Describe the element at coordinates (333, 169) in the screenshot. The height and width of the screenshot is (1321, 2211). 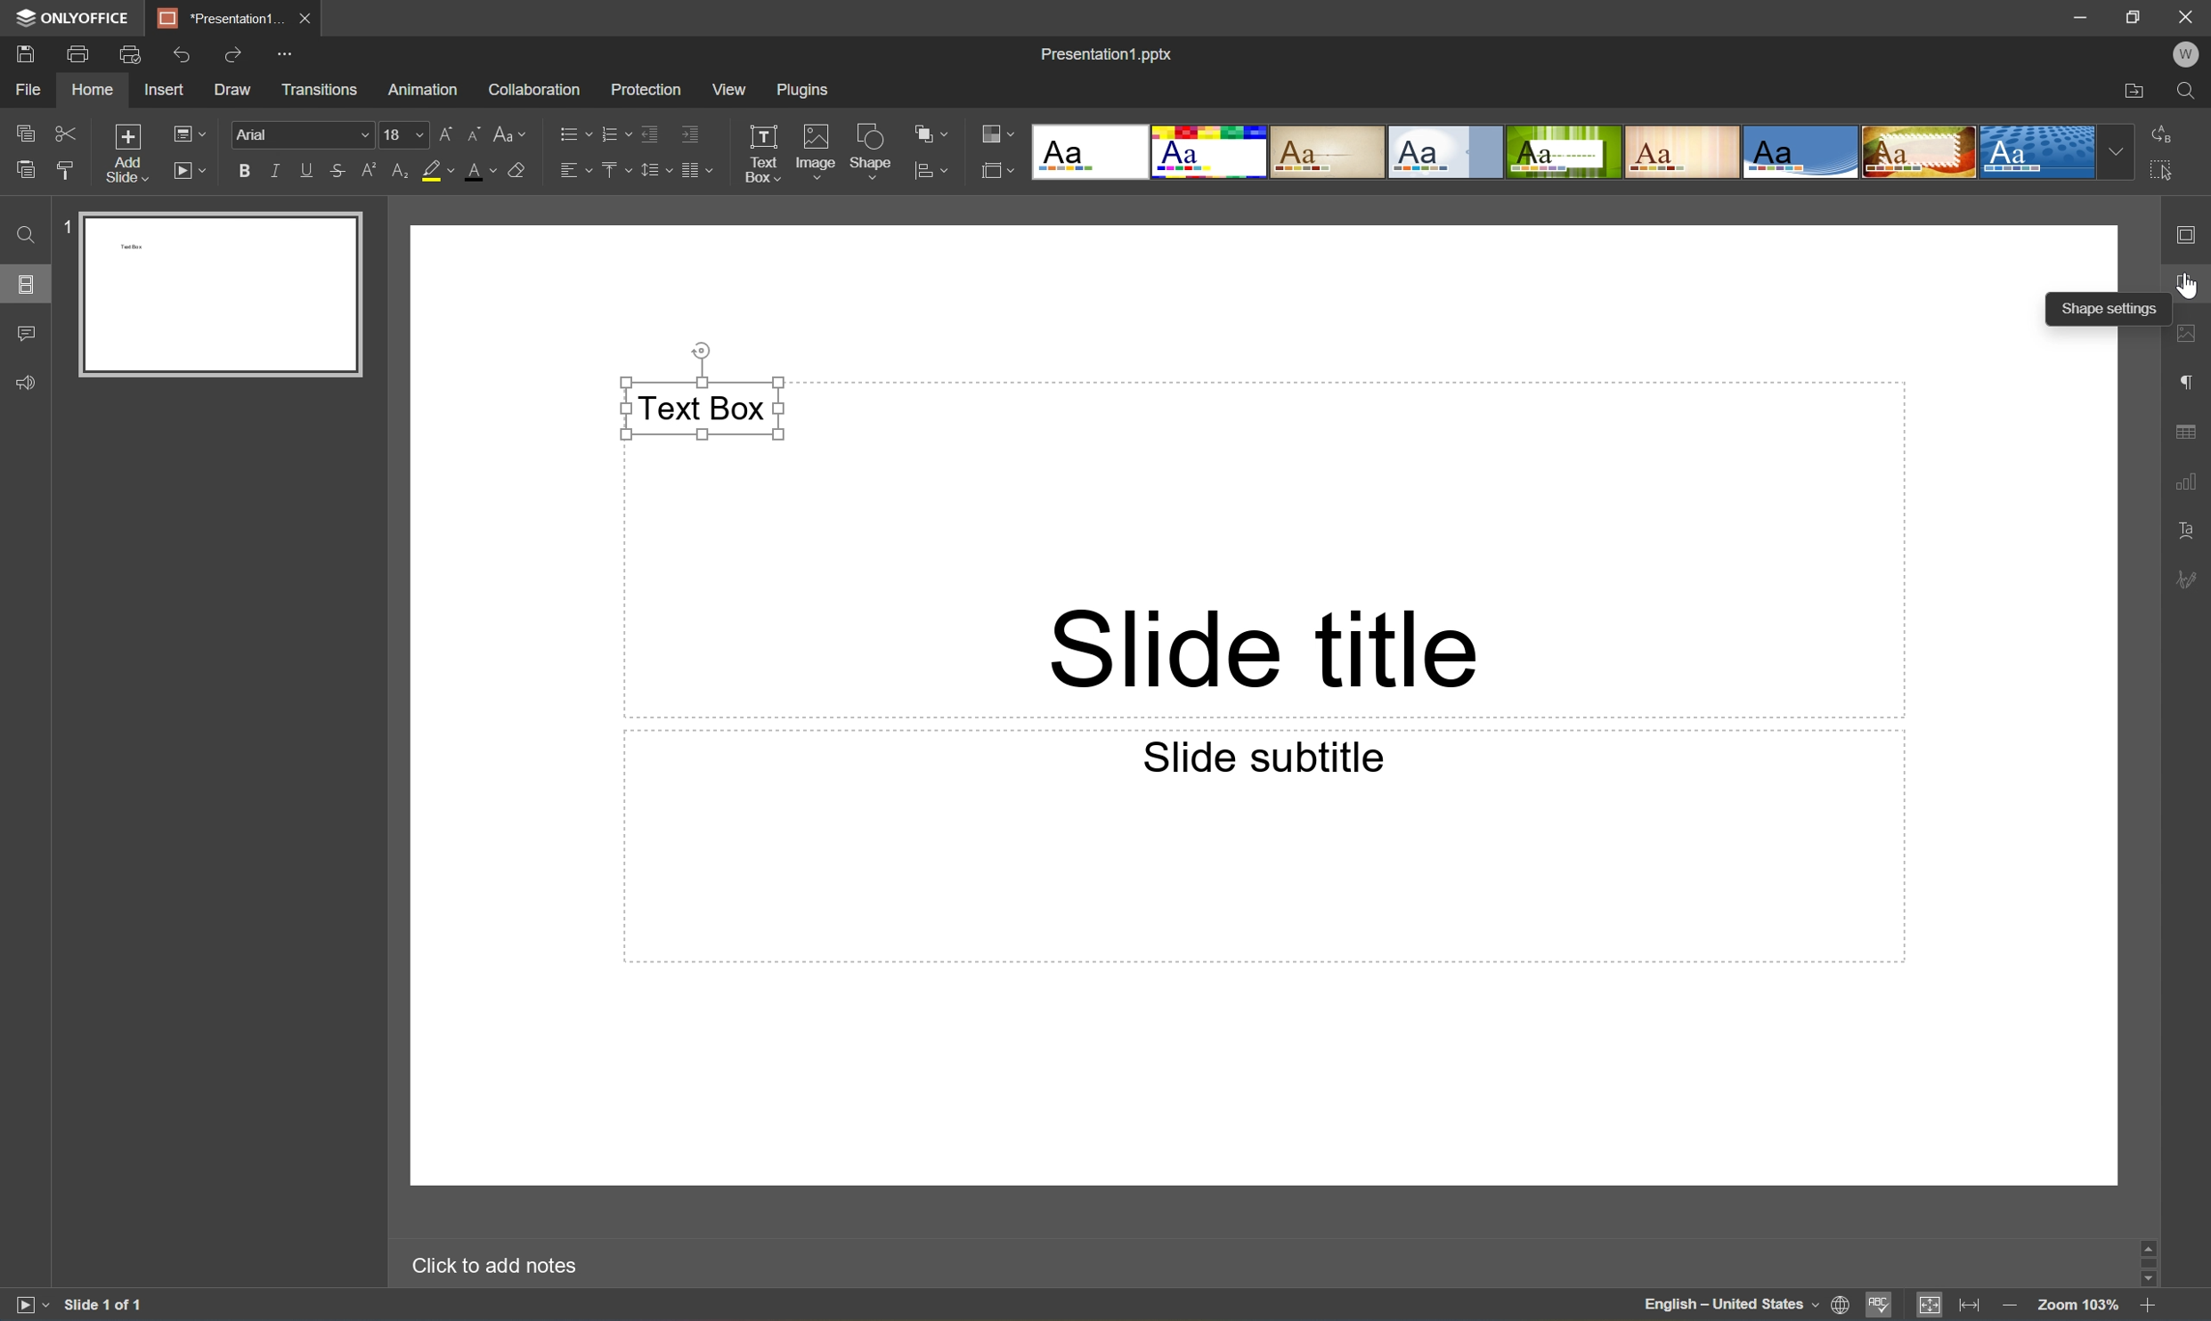
I see `Strikethrough` at that location.